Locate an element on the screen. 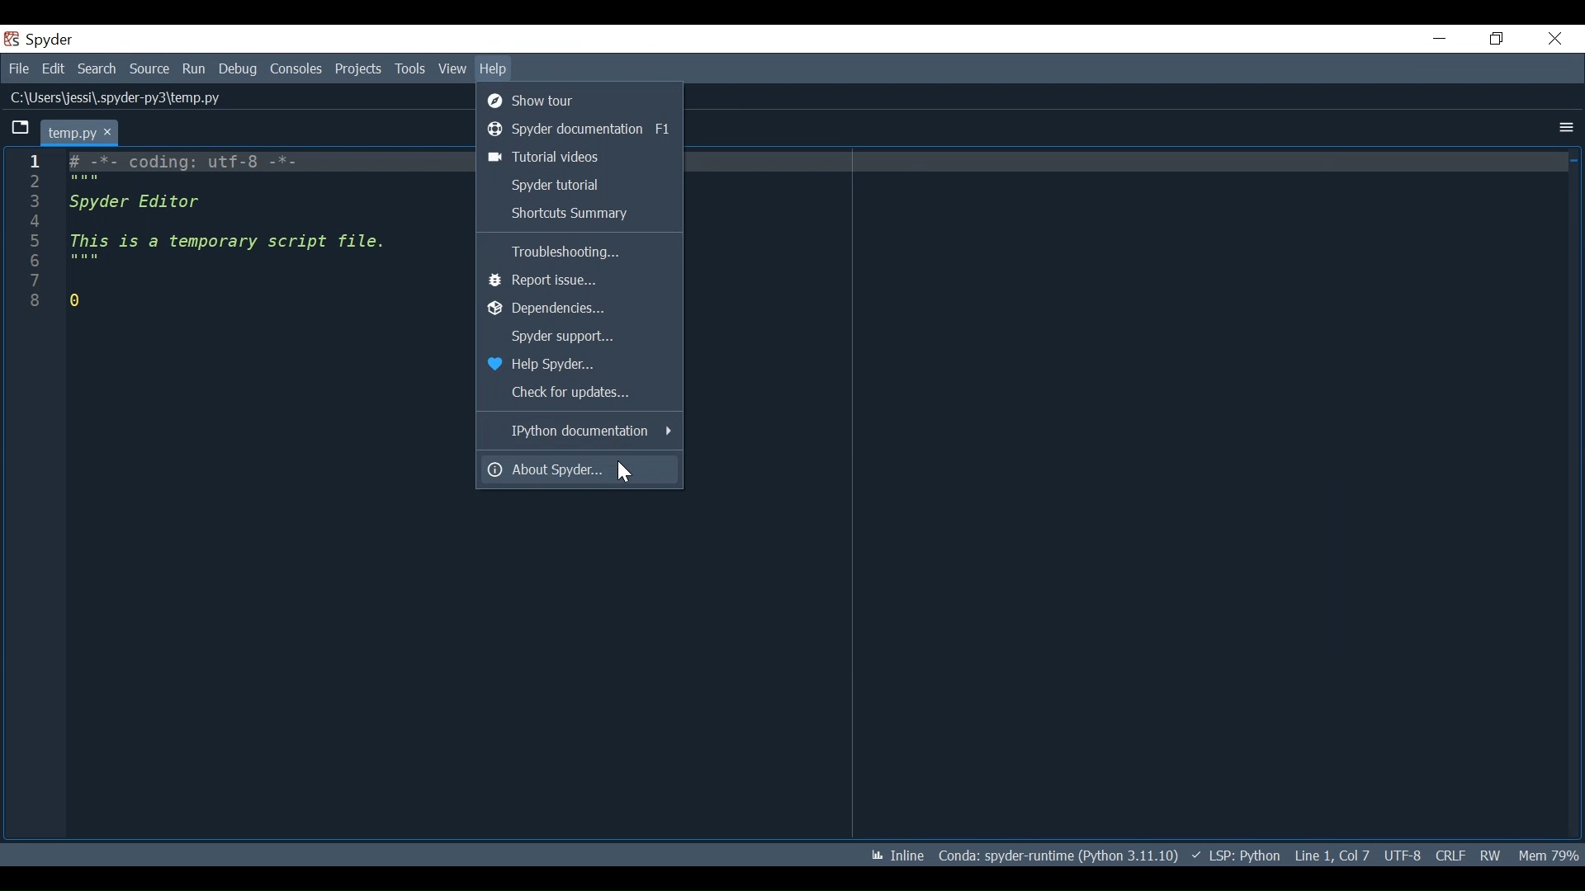  Debug is located at coordinates (239, 69).